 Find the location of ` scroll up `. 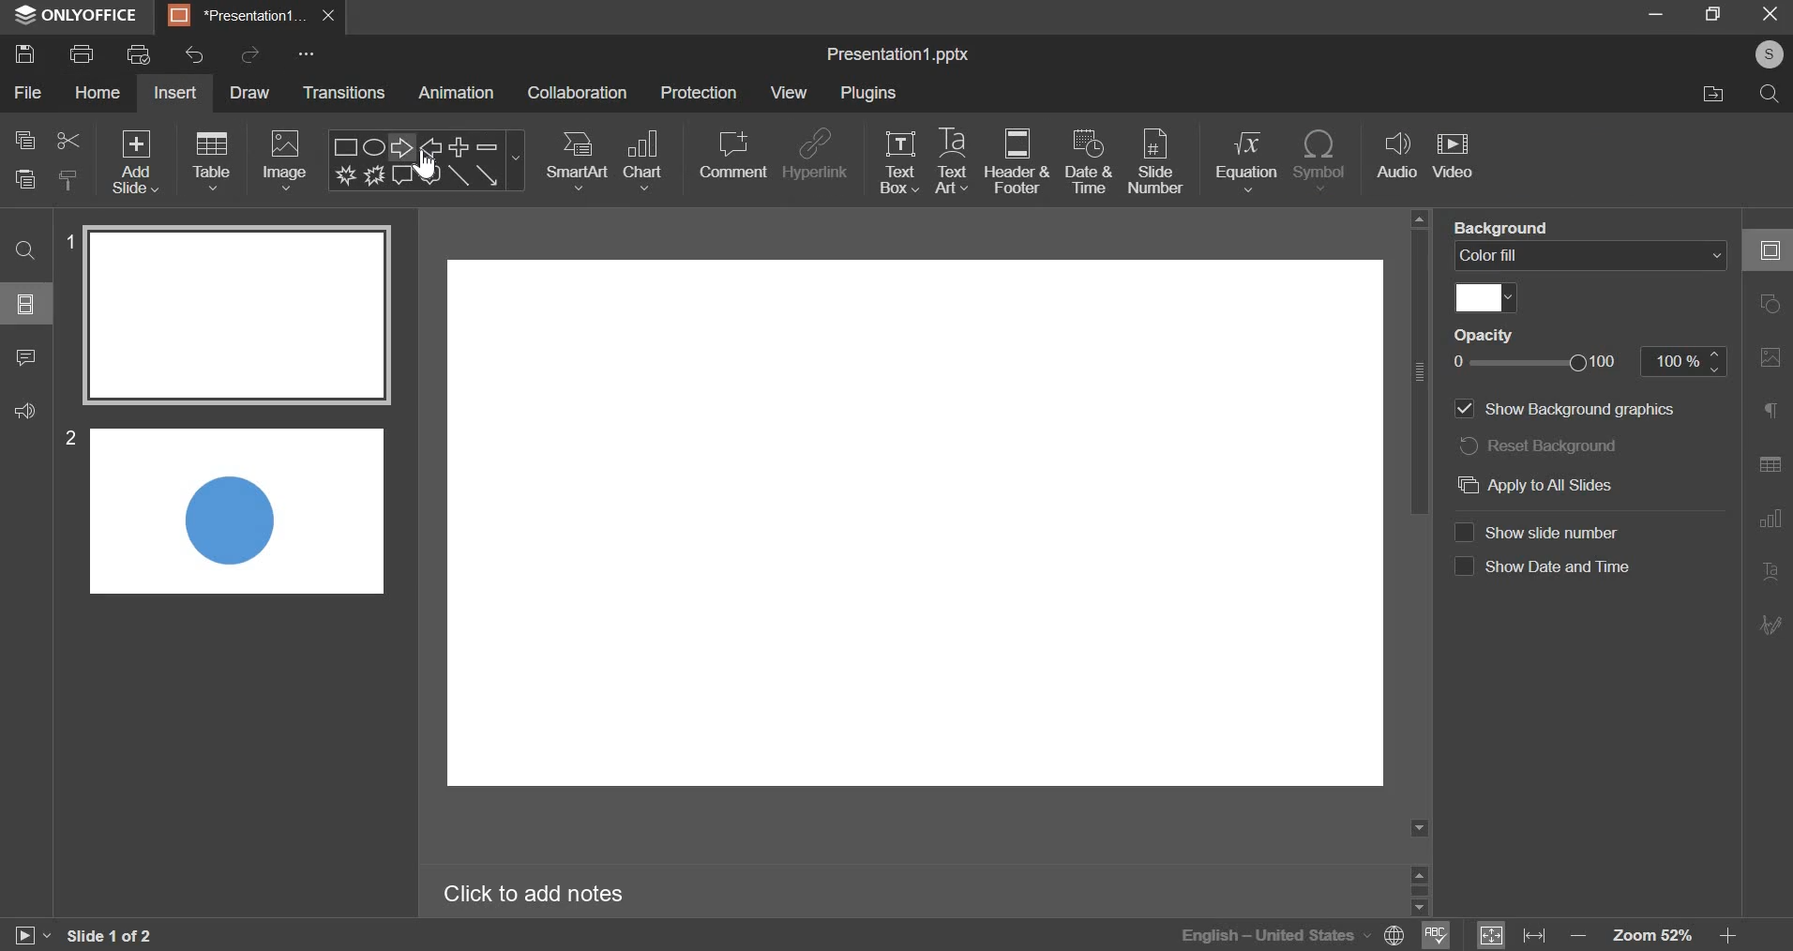

 scroll up  is located at coordinates (1420, 873).